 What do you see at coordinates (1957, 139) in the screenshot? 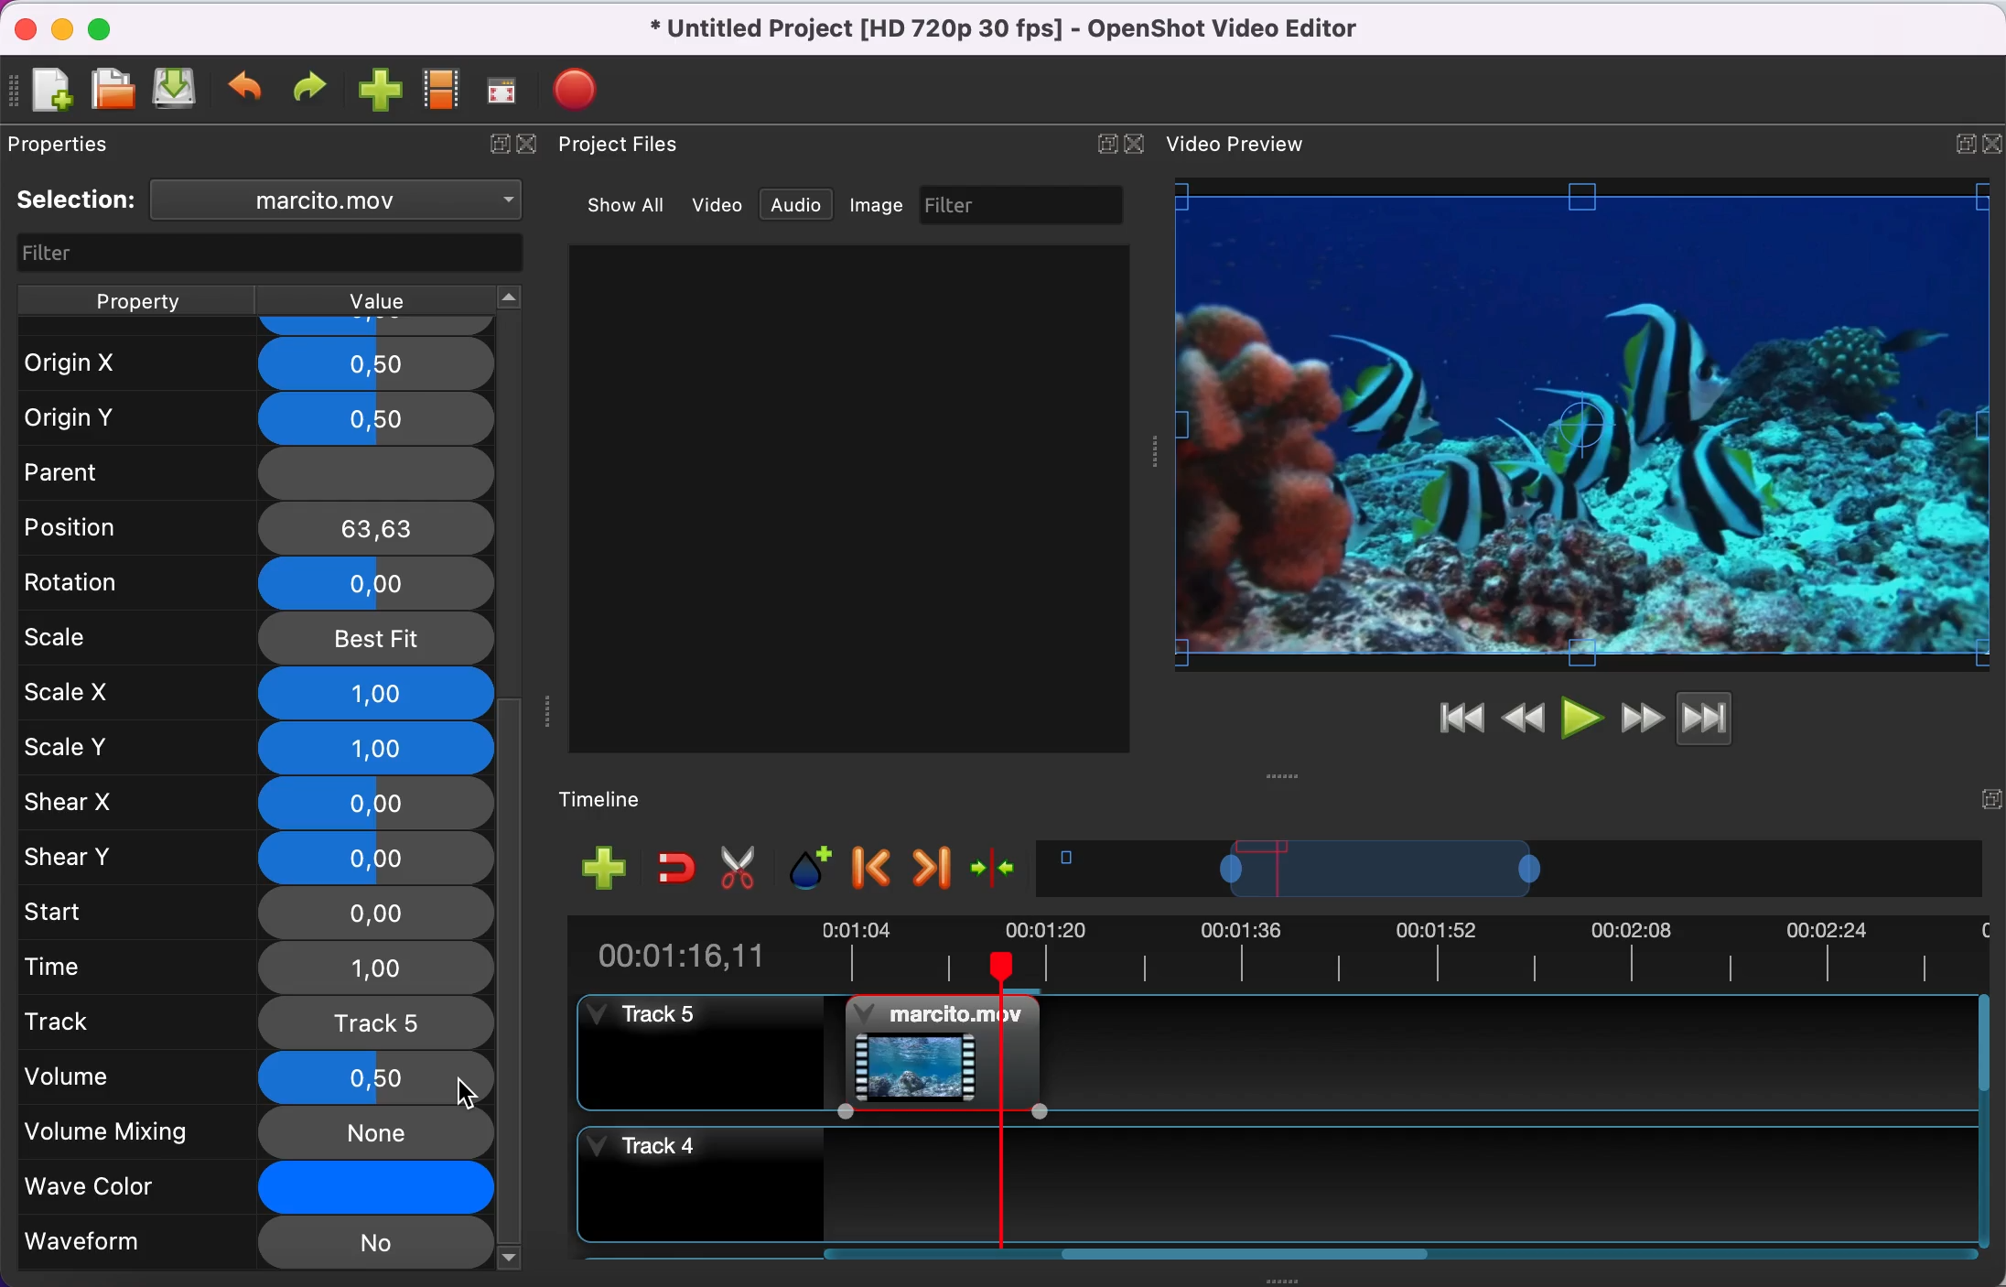
I see `maximize` at bounding box center [1957, 139].